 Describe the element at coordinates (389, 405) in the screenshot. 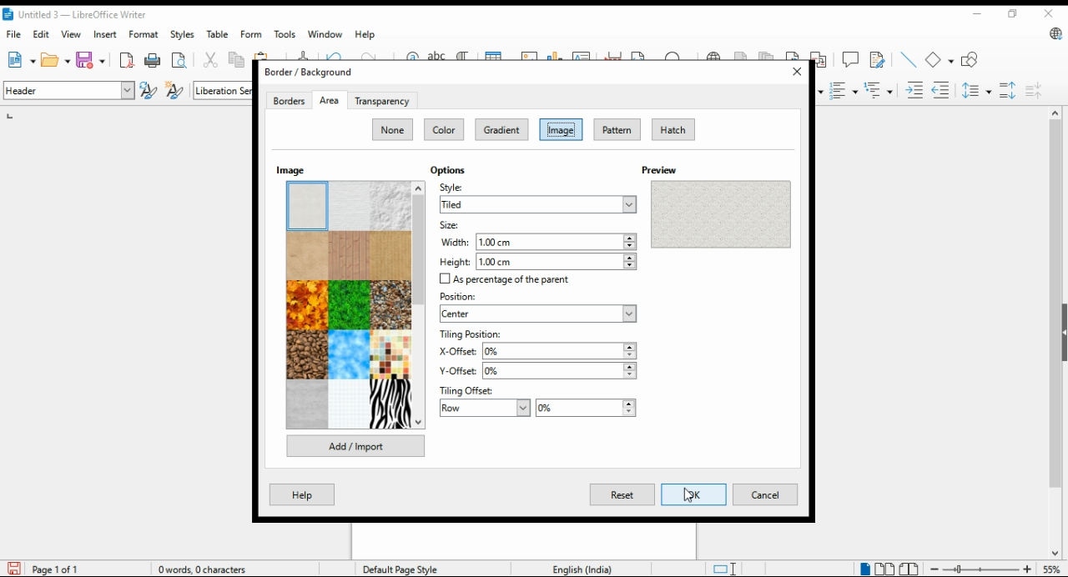

I see `image option 15` at that location.